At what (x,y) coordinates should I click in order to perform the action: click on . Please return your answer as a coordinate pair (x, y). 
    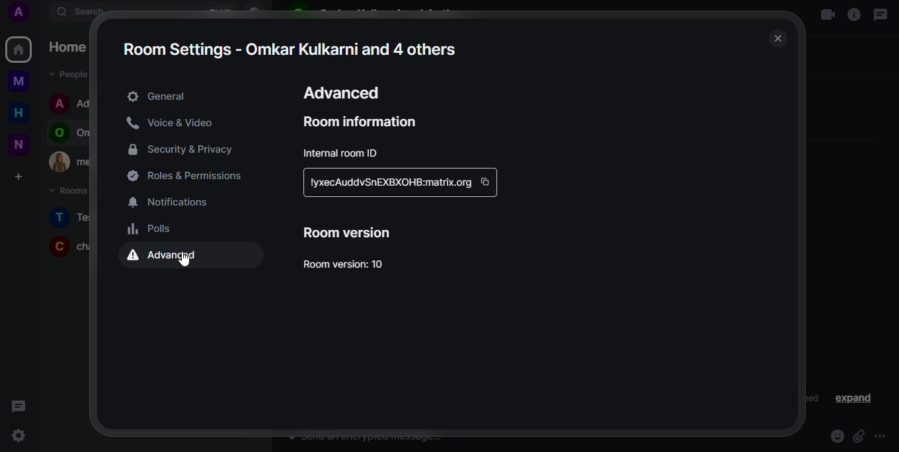
    Looking at the image, I should click on (24, 83).